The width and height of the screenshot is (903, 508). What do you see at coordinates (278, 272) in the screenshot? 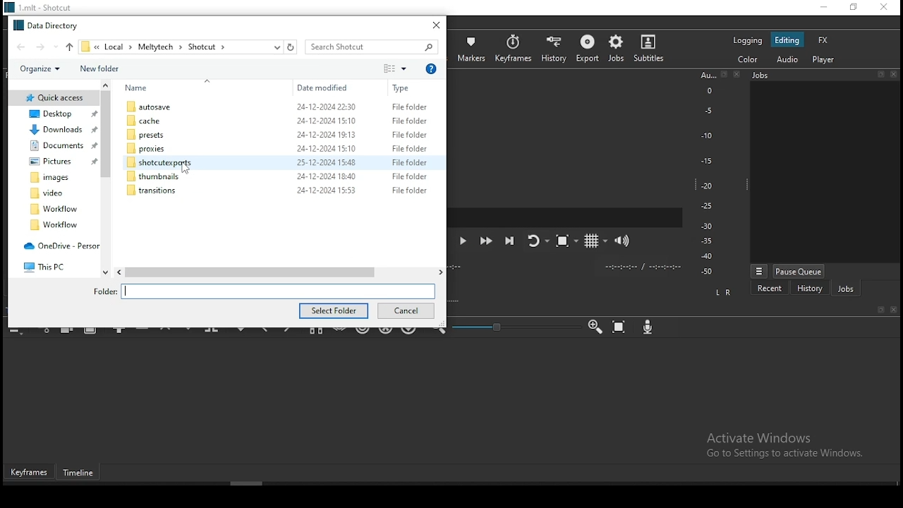
I see `scroll bar` at bounding box center [278, 272].